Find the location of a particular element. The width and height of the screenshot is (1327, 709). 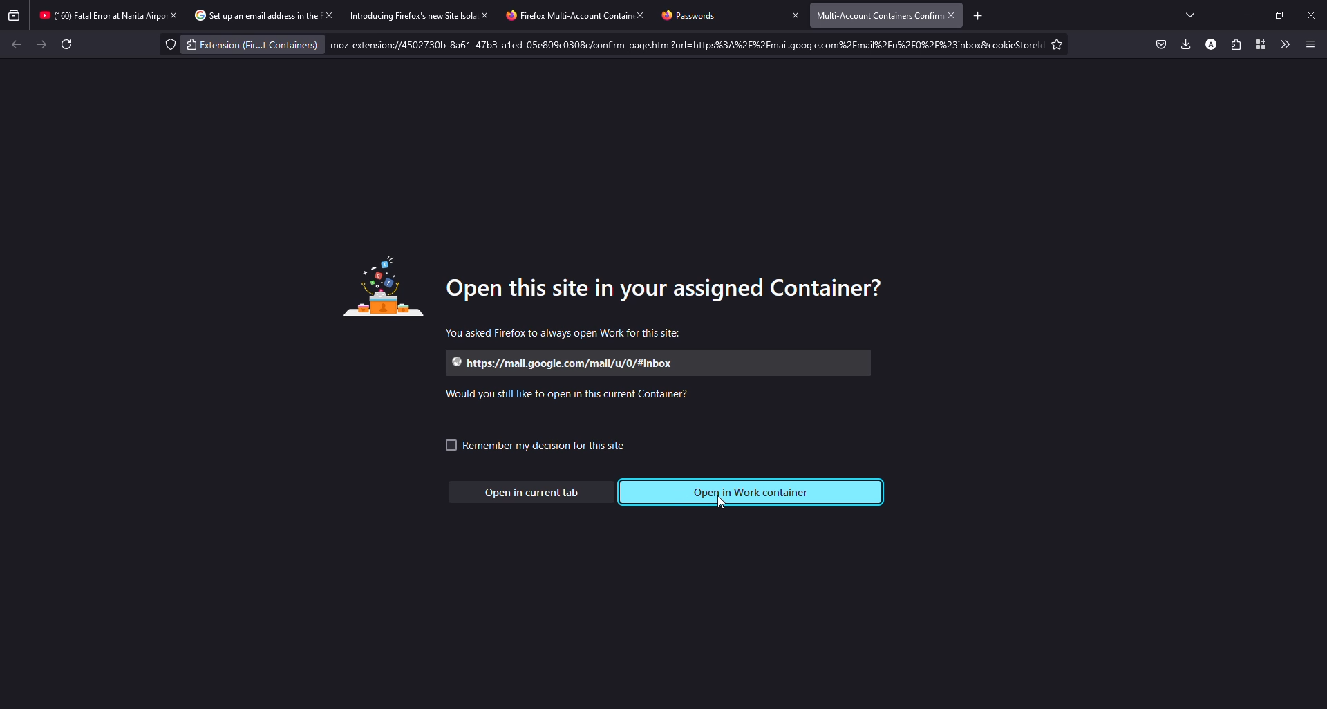

add is located at coordinates (975, 16).